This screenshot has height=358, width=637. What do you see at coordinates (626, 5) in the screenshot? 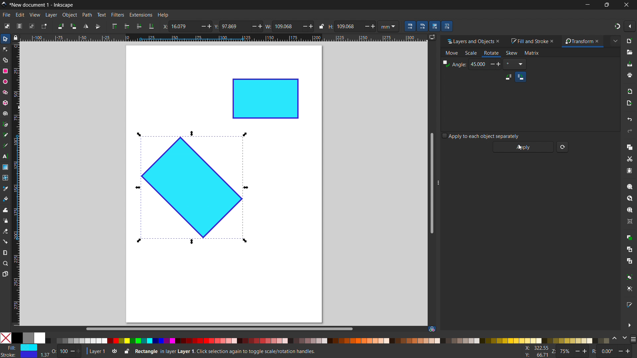
I see `close` at bounding box center [626, 5].